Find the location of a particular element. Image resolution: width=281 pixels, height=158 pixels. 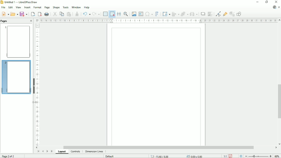

Insert is located at coordinates (27, 7).